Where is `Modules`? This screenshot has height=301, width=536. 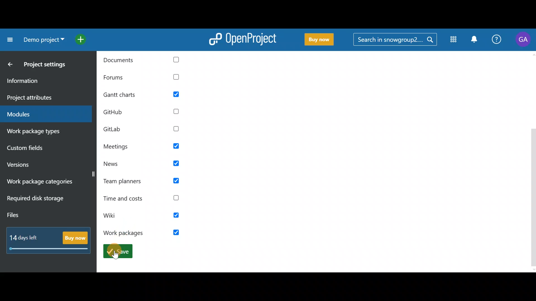
Modules is located at coordinates (42, 114).